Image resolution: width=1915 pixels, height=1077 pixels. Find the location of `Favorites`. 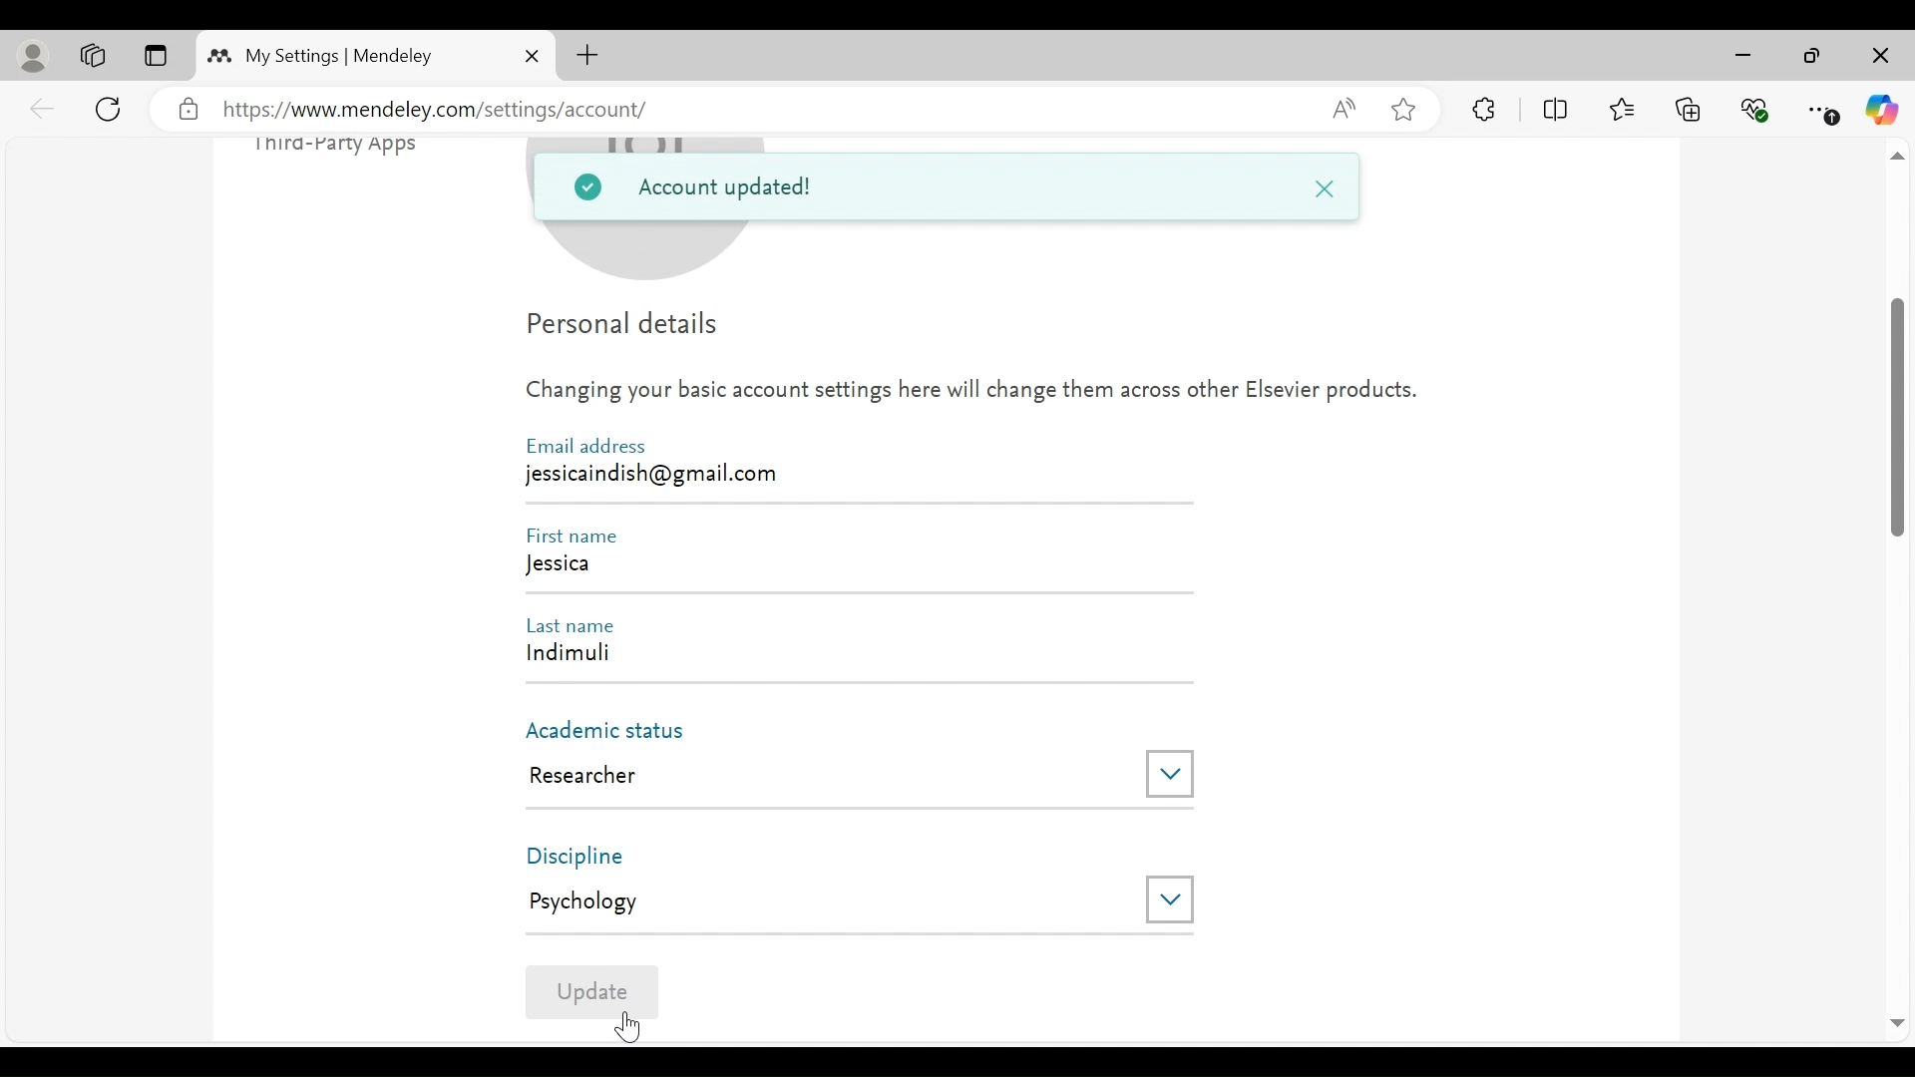

Favorites is located at coordinates (1621, 107).